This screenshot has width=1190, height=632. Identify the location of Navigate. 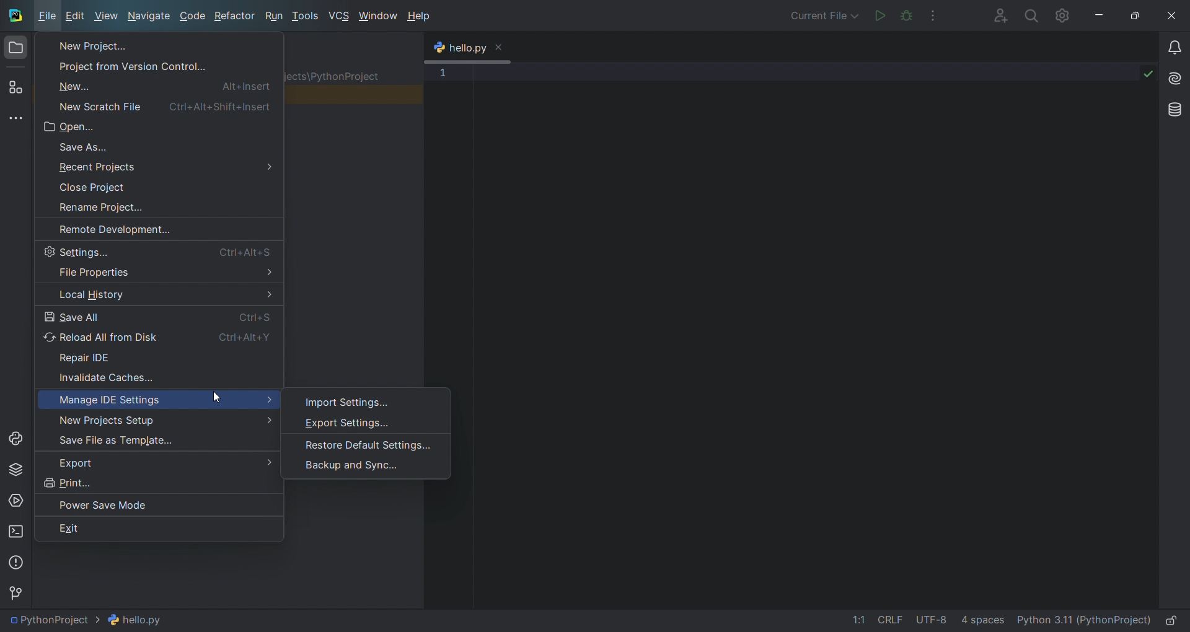
(149, 15).